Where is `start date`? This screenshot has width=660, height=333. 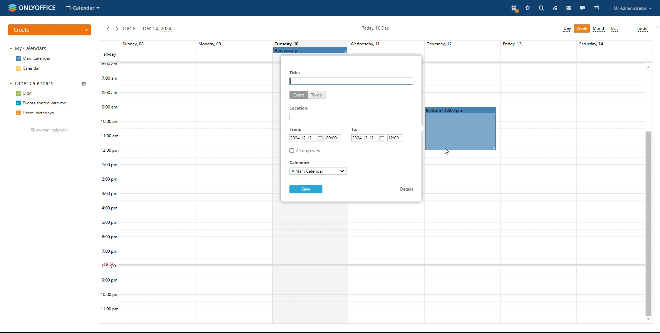
start date is located at coordinates (307, 138).